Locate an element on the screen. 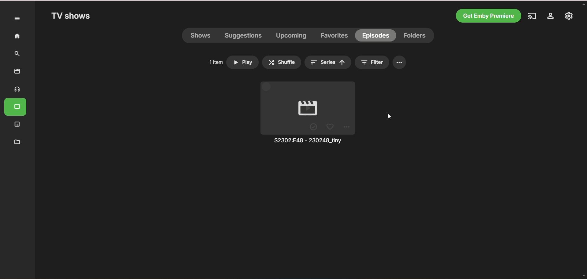 The image size is (587, 279). settings is located at coordinates (552, 16).